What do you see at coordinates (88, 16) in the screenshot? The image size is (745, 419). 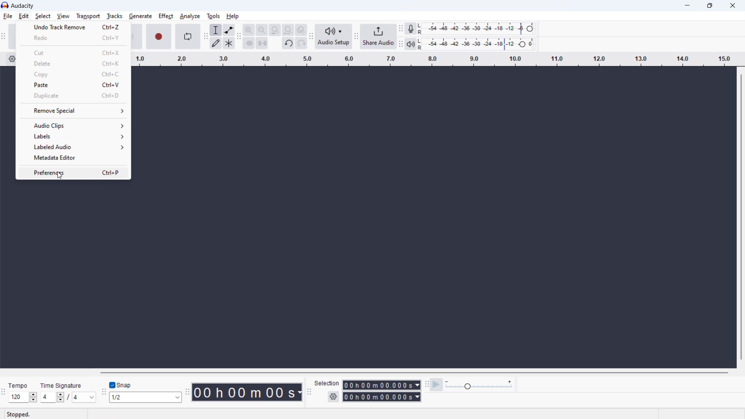 I see `transport` at bounding box center [88, 16].